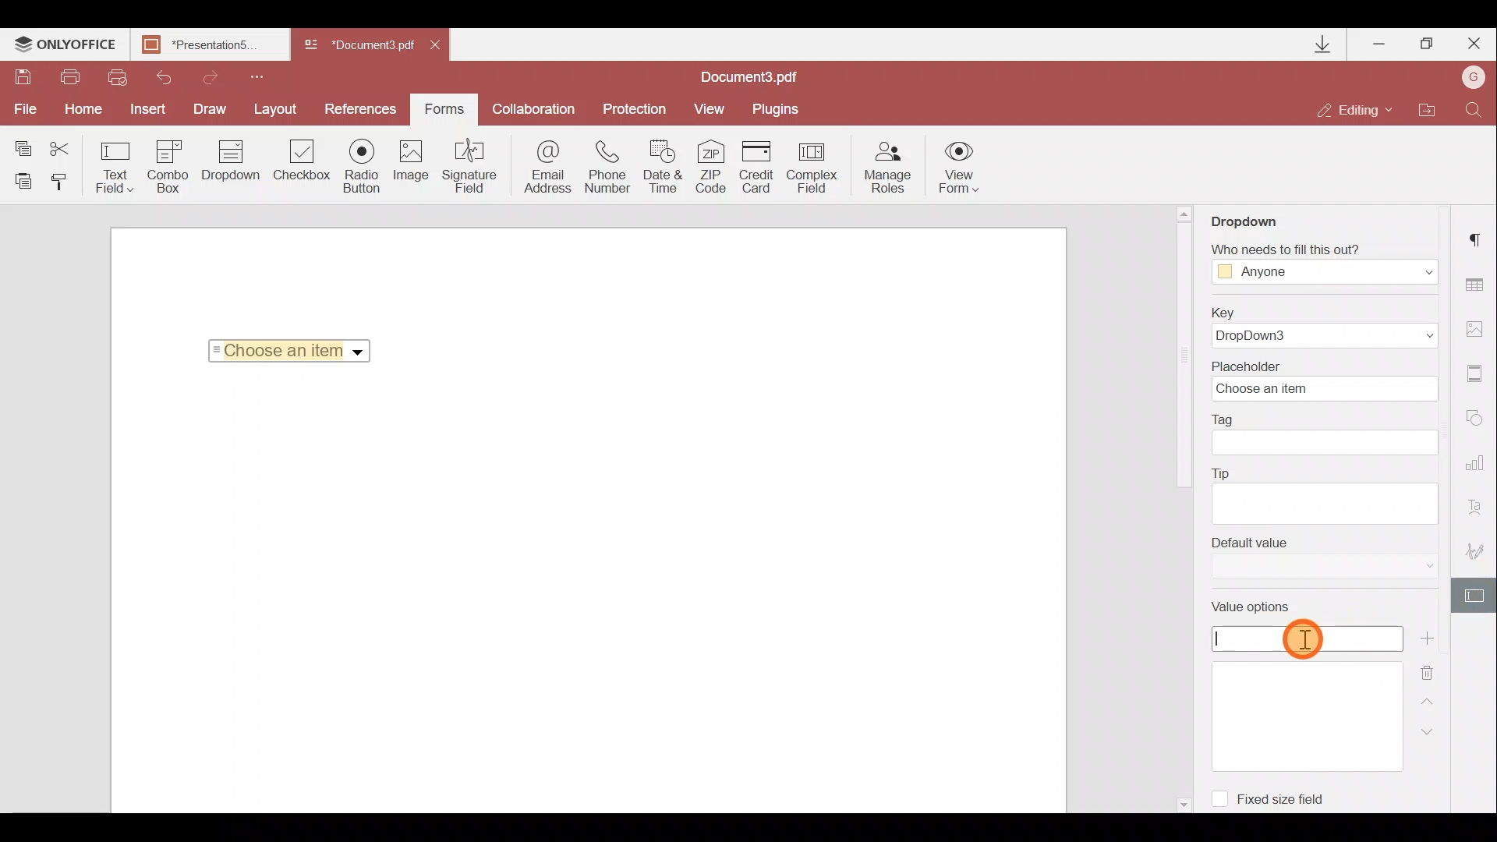 This screenshot has height=842, width=1497. I want to click on Dropdown, so click(228, 169).